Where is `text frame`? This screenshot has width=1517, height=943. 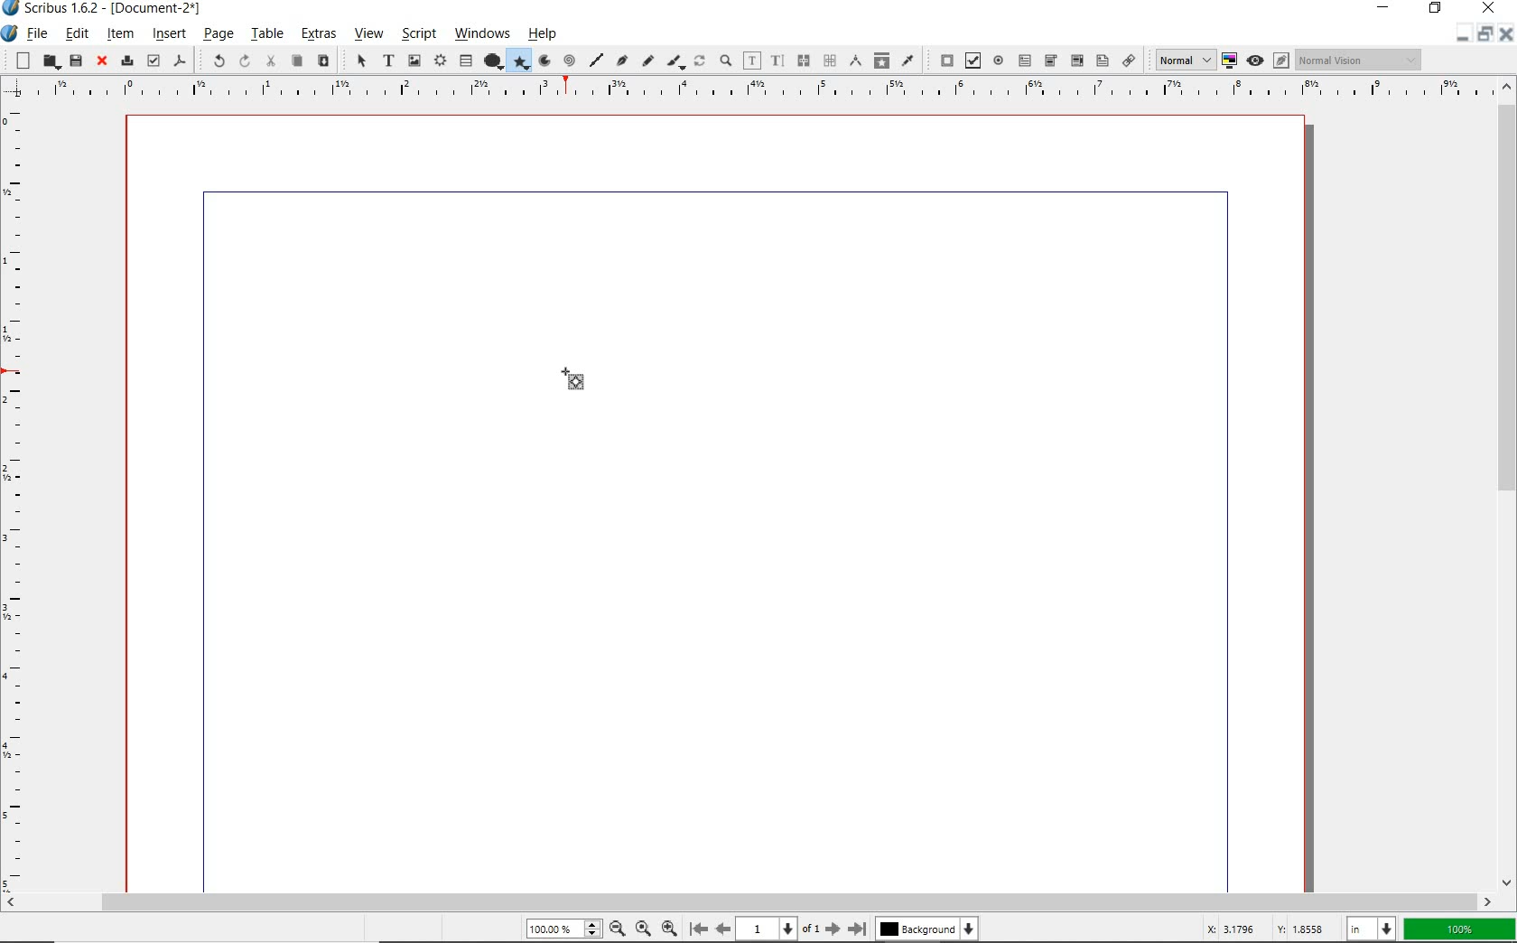
text frame is located at coordinates (388, 62).